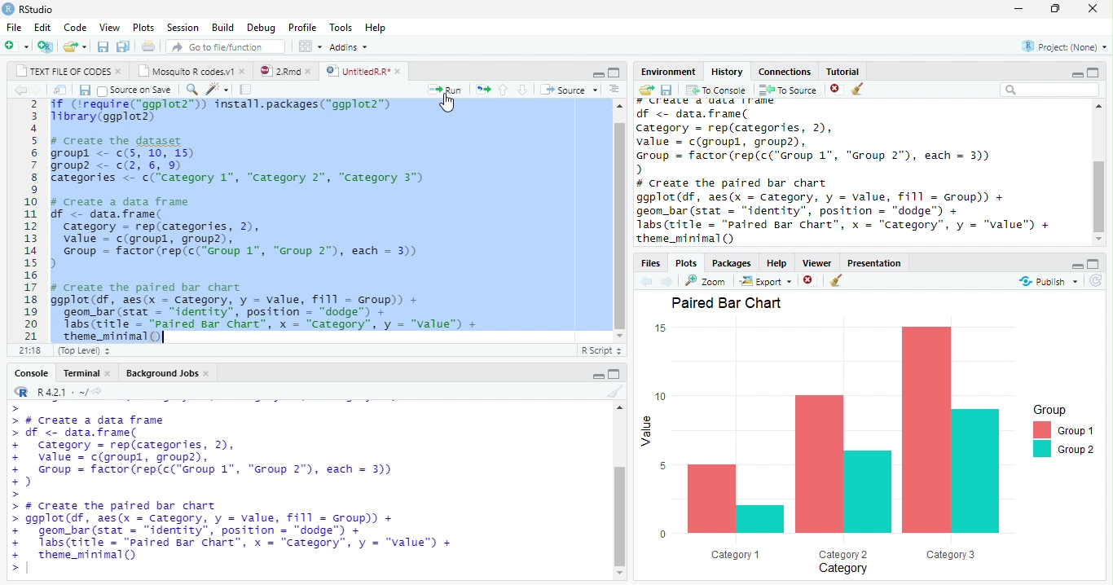 The width and height of the screenshot is (1113, 585). What do you see at coordinates (614, 393) in the screenshot?
I see `clear console` at bounding box center [614, 393].